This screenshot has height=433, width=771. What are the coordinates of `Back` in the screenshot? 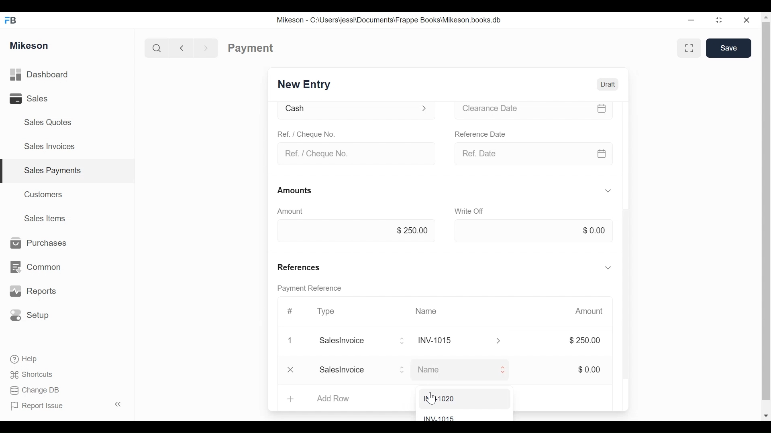 It's located at (185, 47).